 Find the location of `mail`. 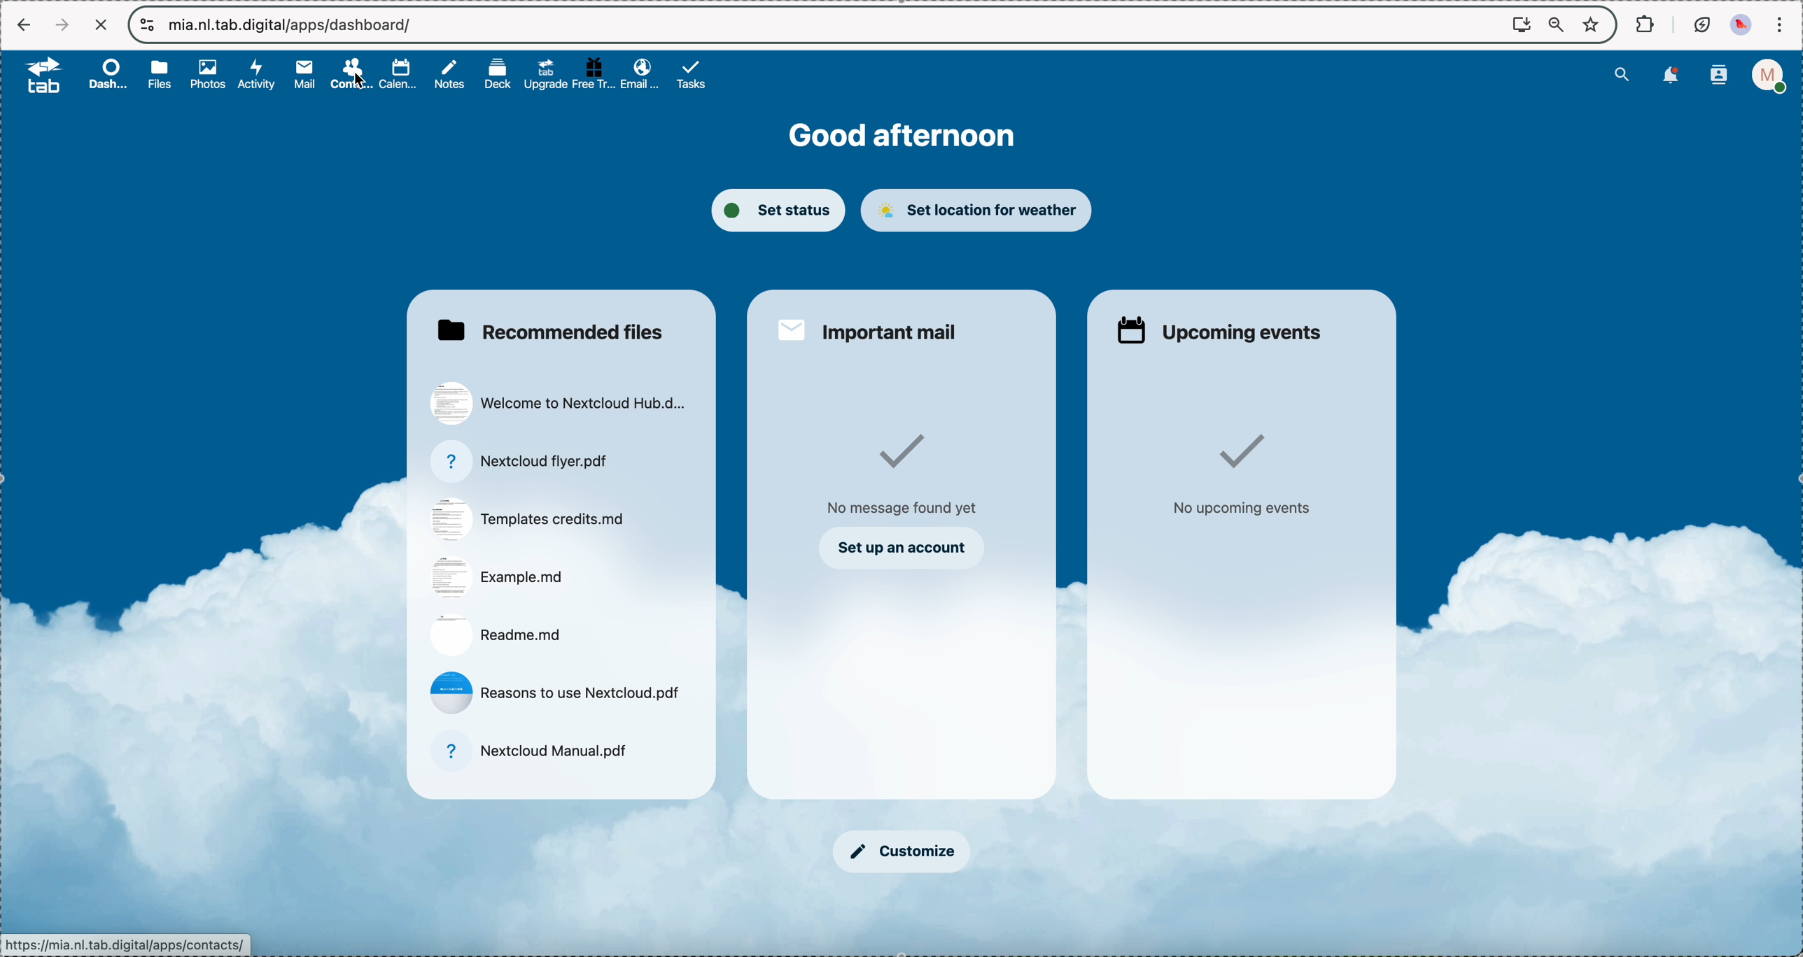

mail is located at coordinates (303, 75).